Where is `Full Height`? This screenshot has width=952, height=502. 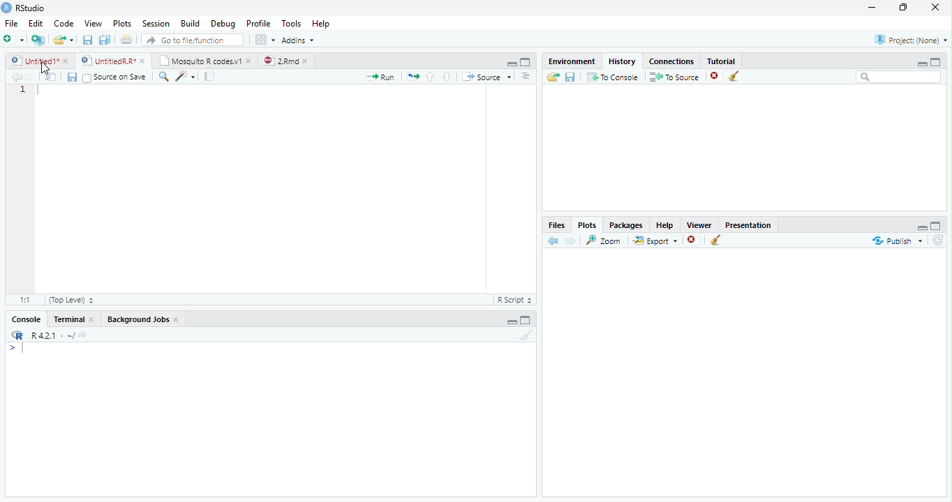
Full Height is located at coordinates (937, 61).